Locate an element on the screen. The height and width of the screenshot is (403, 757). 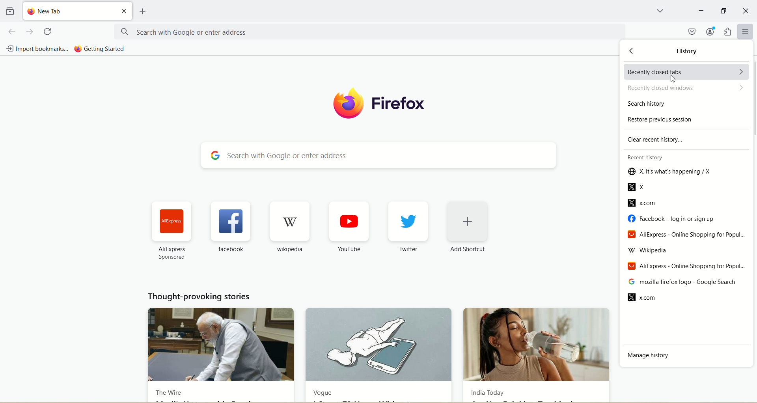
Aliexpress is located at coordinates (685, 265).